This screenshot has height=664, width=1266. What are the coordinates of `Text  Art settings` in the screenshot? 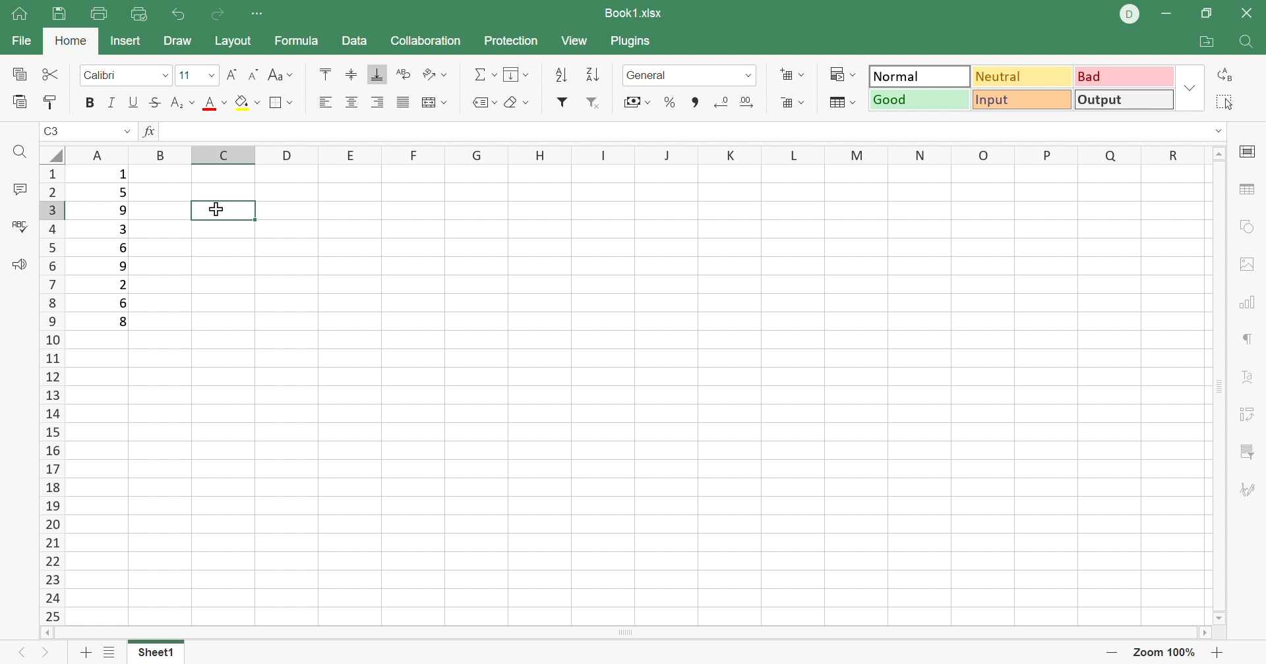 It's located at (1244, 377).